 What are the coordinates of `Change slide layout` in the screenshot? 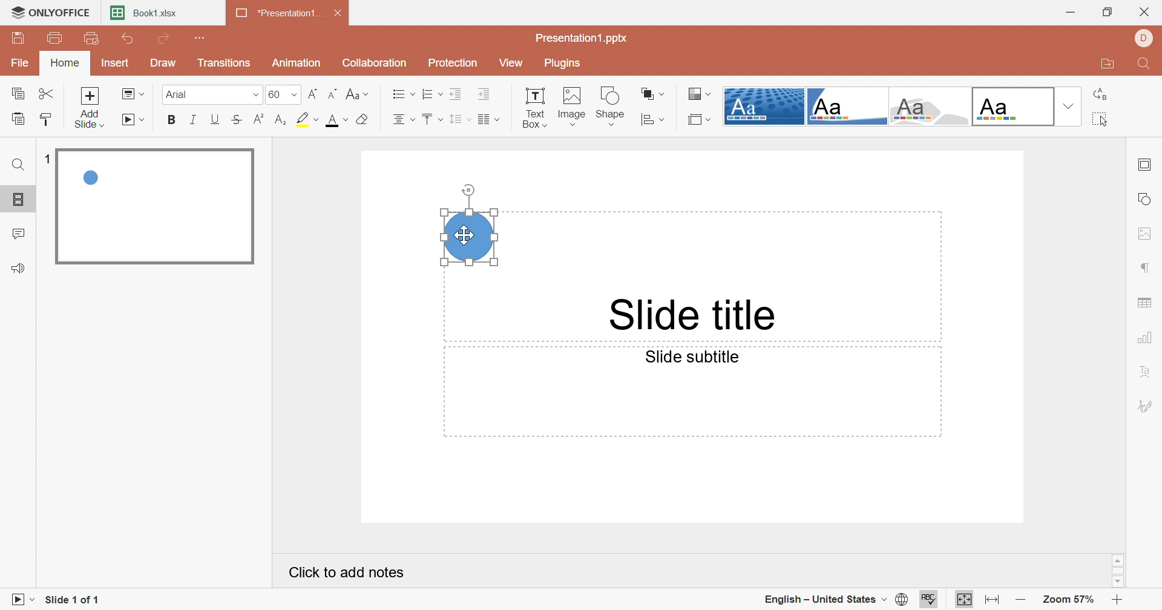 It's located at (133, 93).